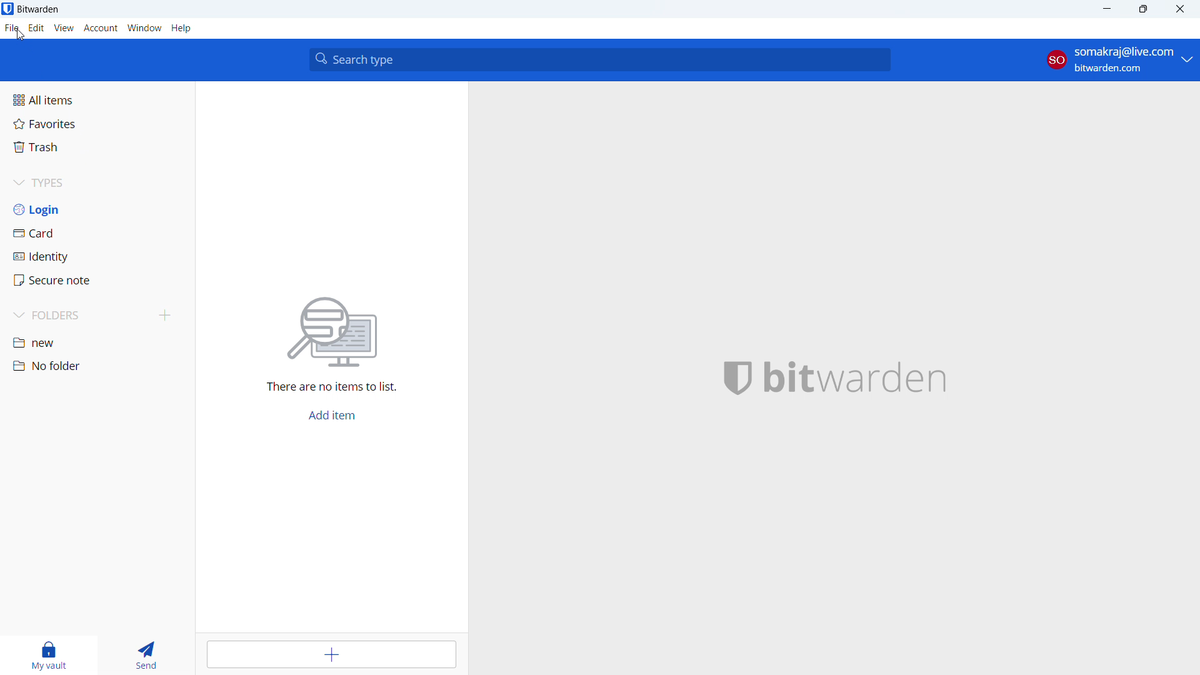 Image resolution: width=1200 pixels, height=675 pixels. I want to click on favorites, so click(96, 123).